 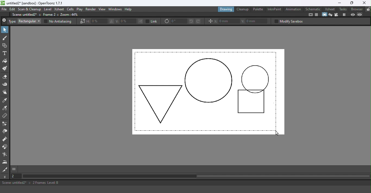 What do you see at coordinates (131, 9) in the screenshot?
I see `Help` at bounding box center [131, 9].